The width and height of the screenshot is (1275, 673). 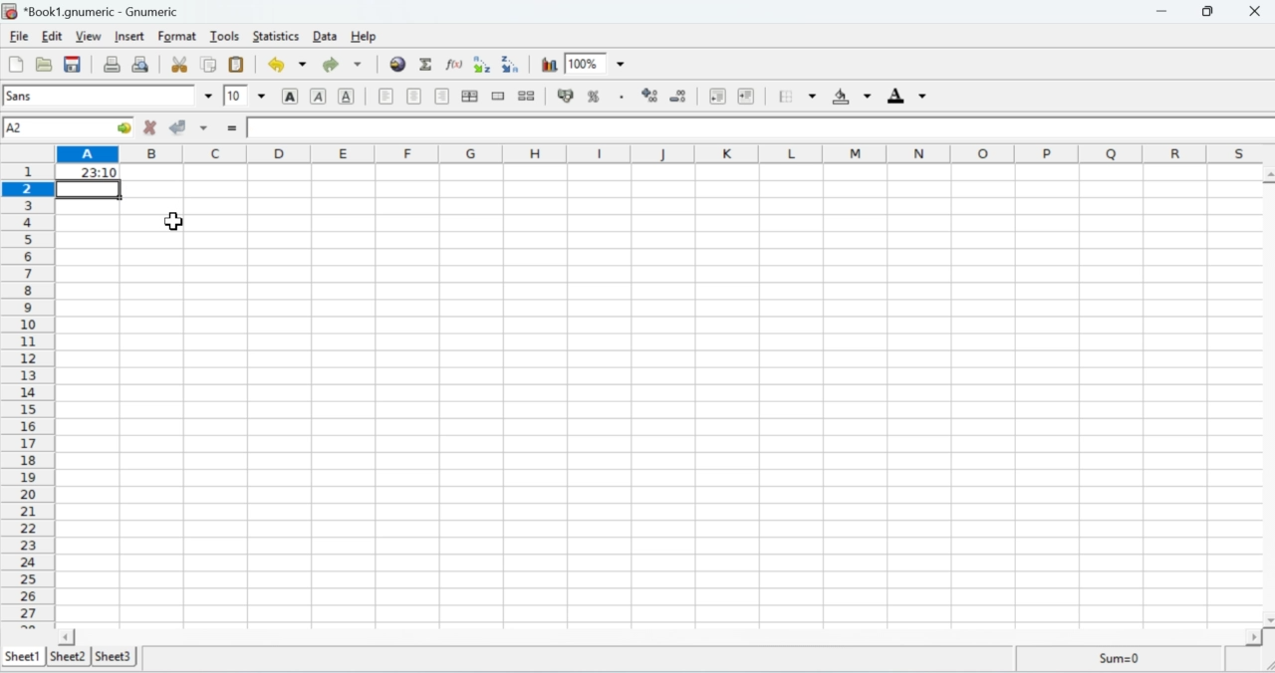 I want to click on Increase the number of decimals displayed, so click(x=647, y=93).